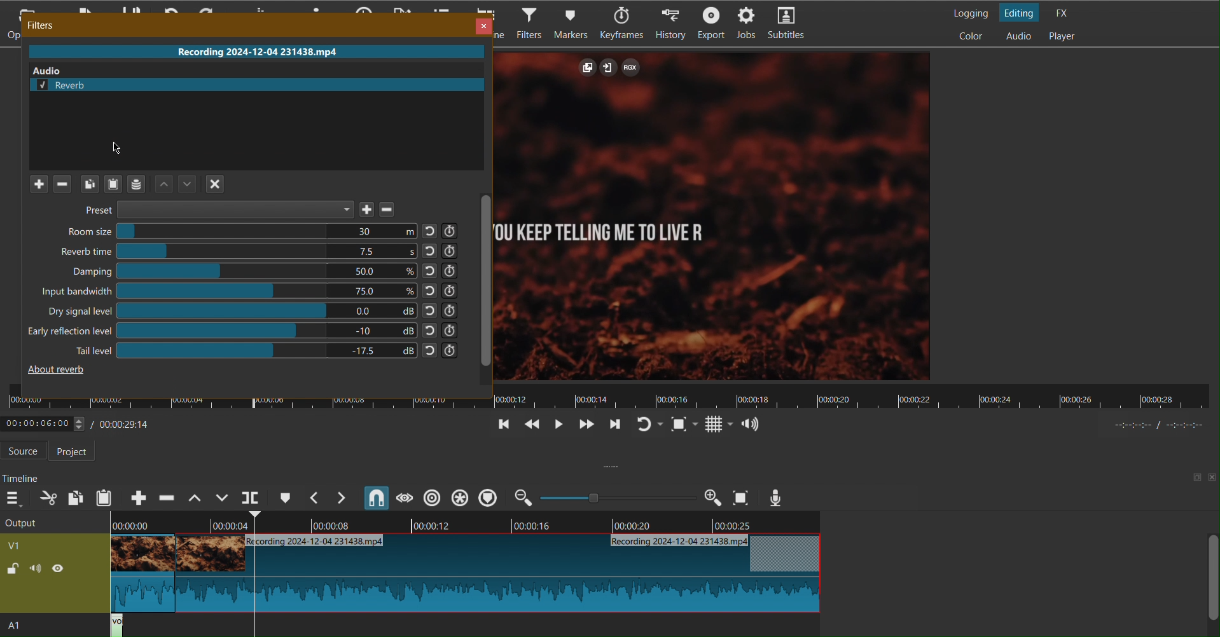 This screenshot has height=637, width=1220. What do you see at coordinates (585, 426) in the screenshot?
I see `Move Forwards` at bounding box center [585, 426].